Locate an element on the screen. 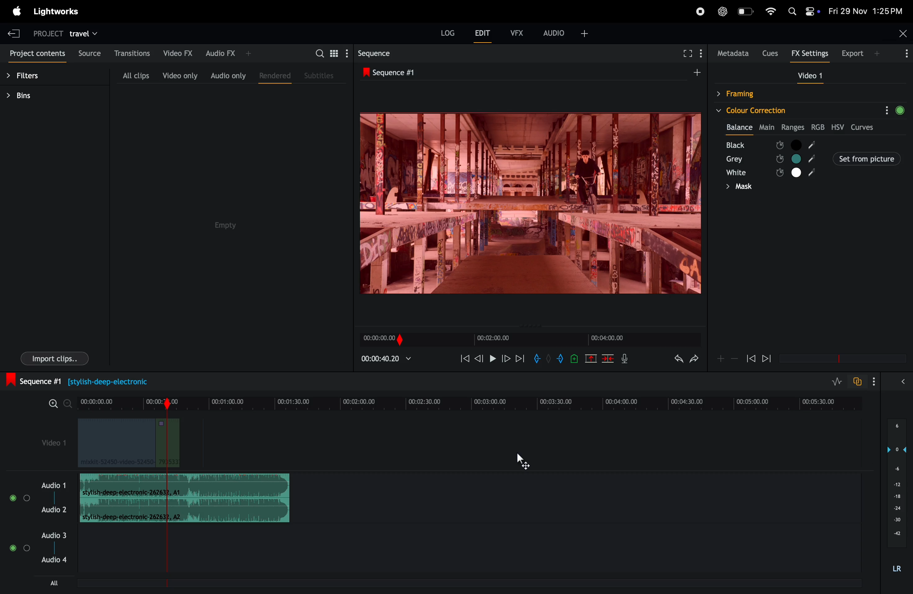  add cue to current position is located at coordinates (574, 360).